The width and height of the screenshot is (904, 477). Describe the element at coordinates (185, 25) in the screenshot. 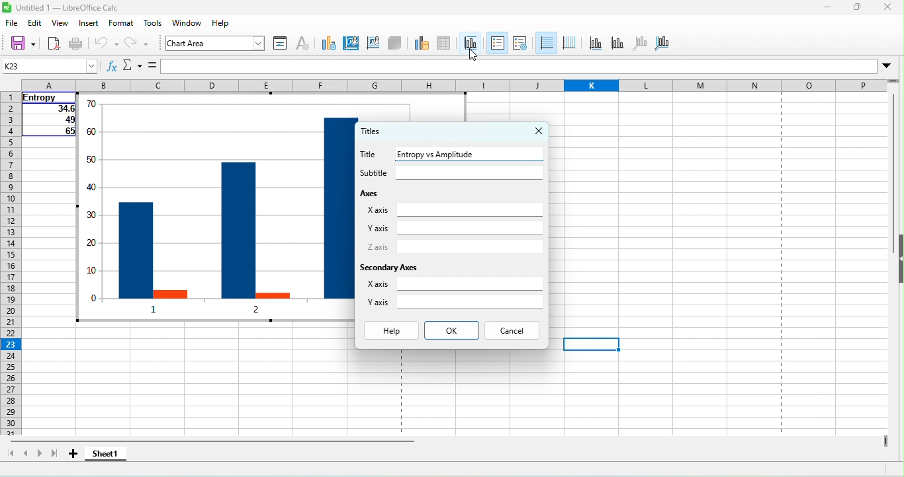

I see `windows` at that location.